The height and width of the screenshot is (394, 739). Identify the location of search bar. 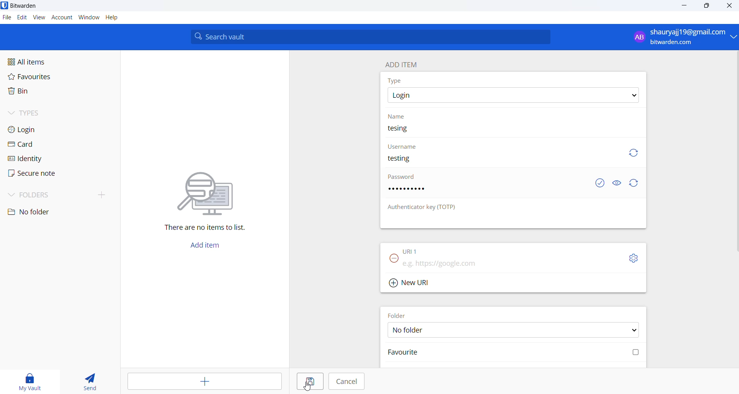
(373, 37).